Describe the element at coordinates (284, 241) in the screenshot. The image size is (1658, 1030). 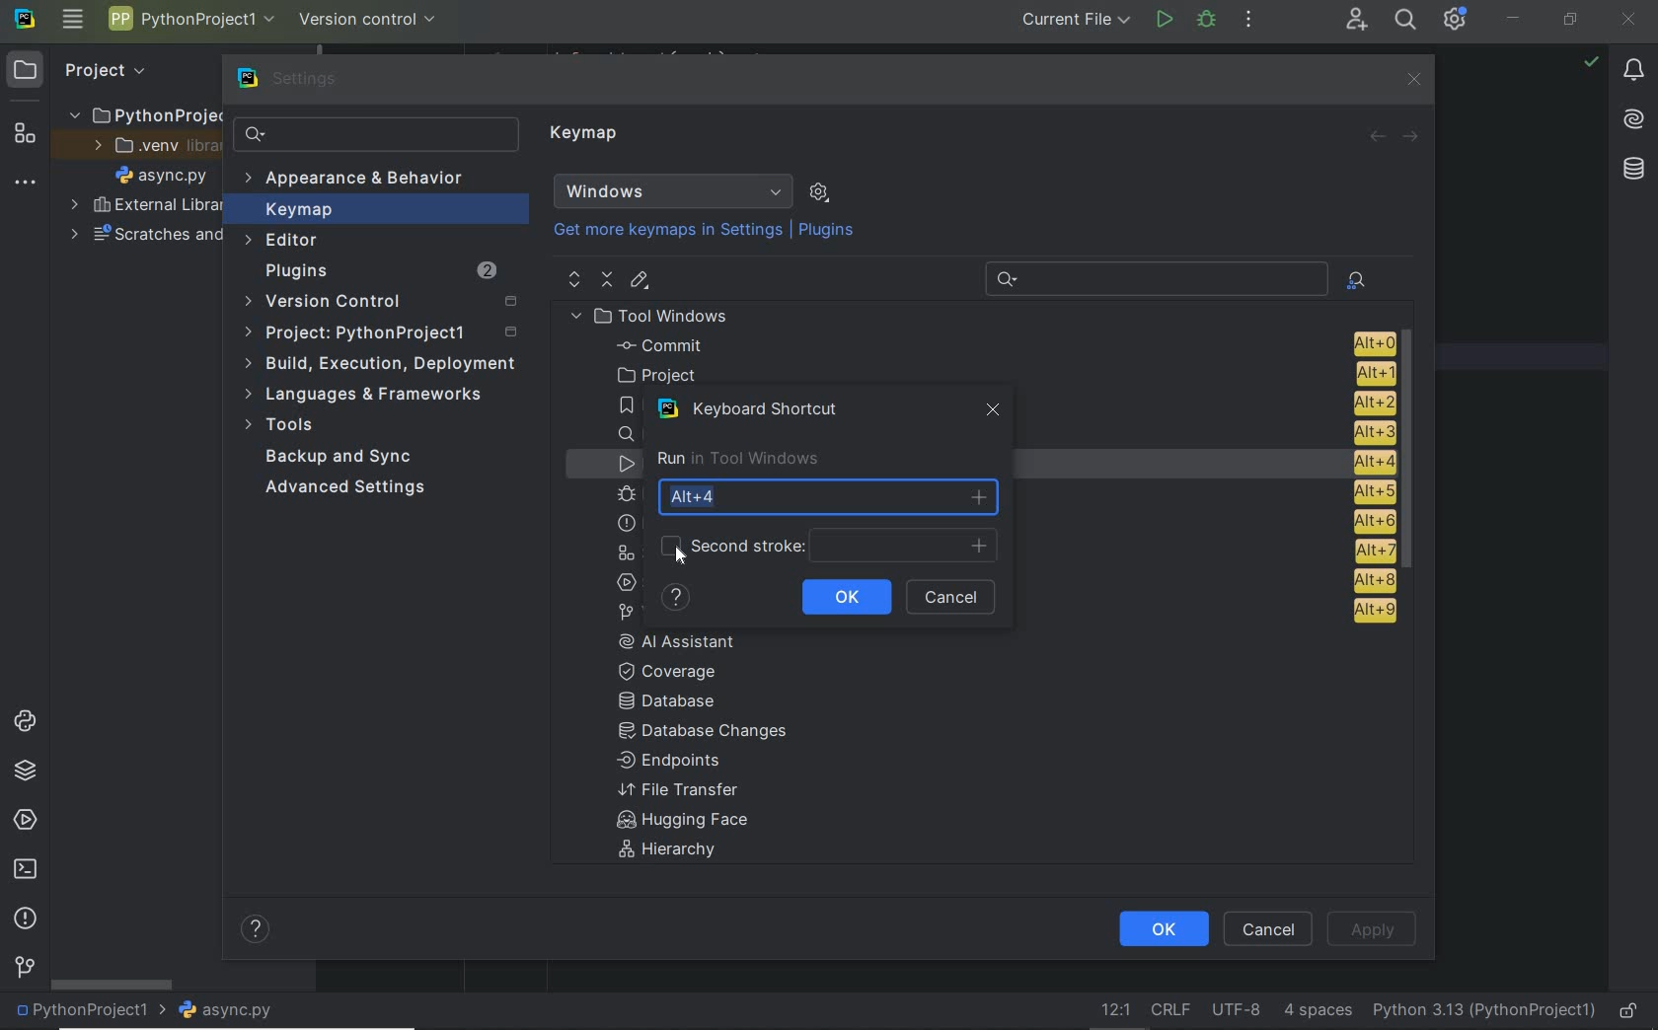
I see `Editor` at that location.